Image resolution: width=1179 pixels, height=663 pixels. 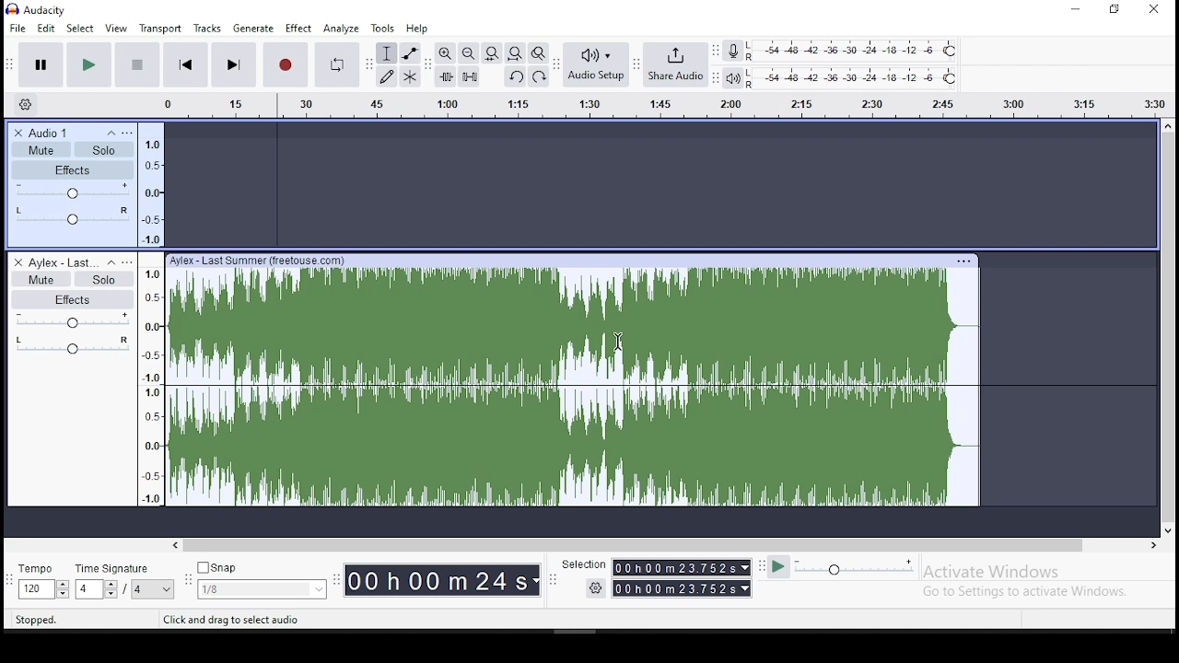 I want to click on audio , so click(x=60, y=262).